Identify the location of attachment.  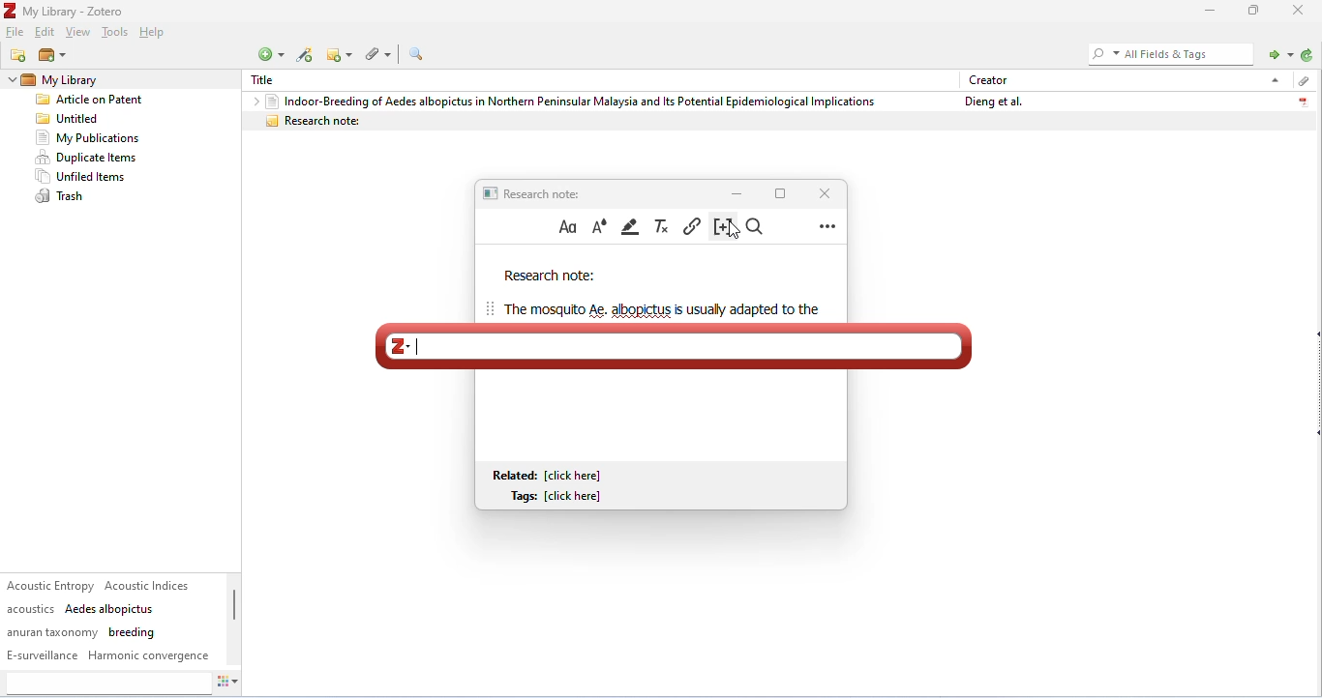
(1302, 81).